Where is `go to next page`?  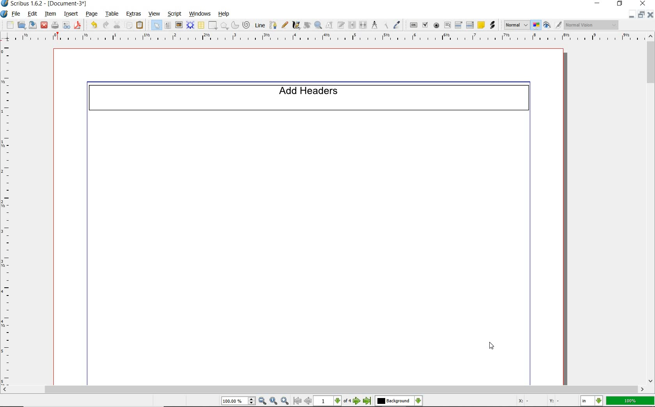
go to next page is located at coordinates (358, 401).